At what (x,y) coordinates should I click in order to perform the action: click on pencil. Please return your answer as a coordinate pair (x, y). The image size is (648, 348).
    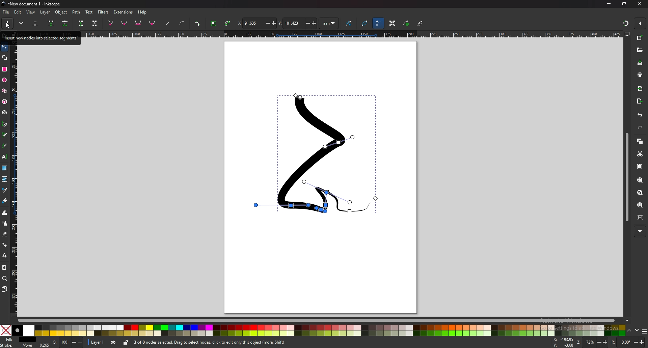
    Looking at the image, I should click on (5, 135).